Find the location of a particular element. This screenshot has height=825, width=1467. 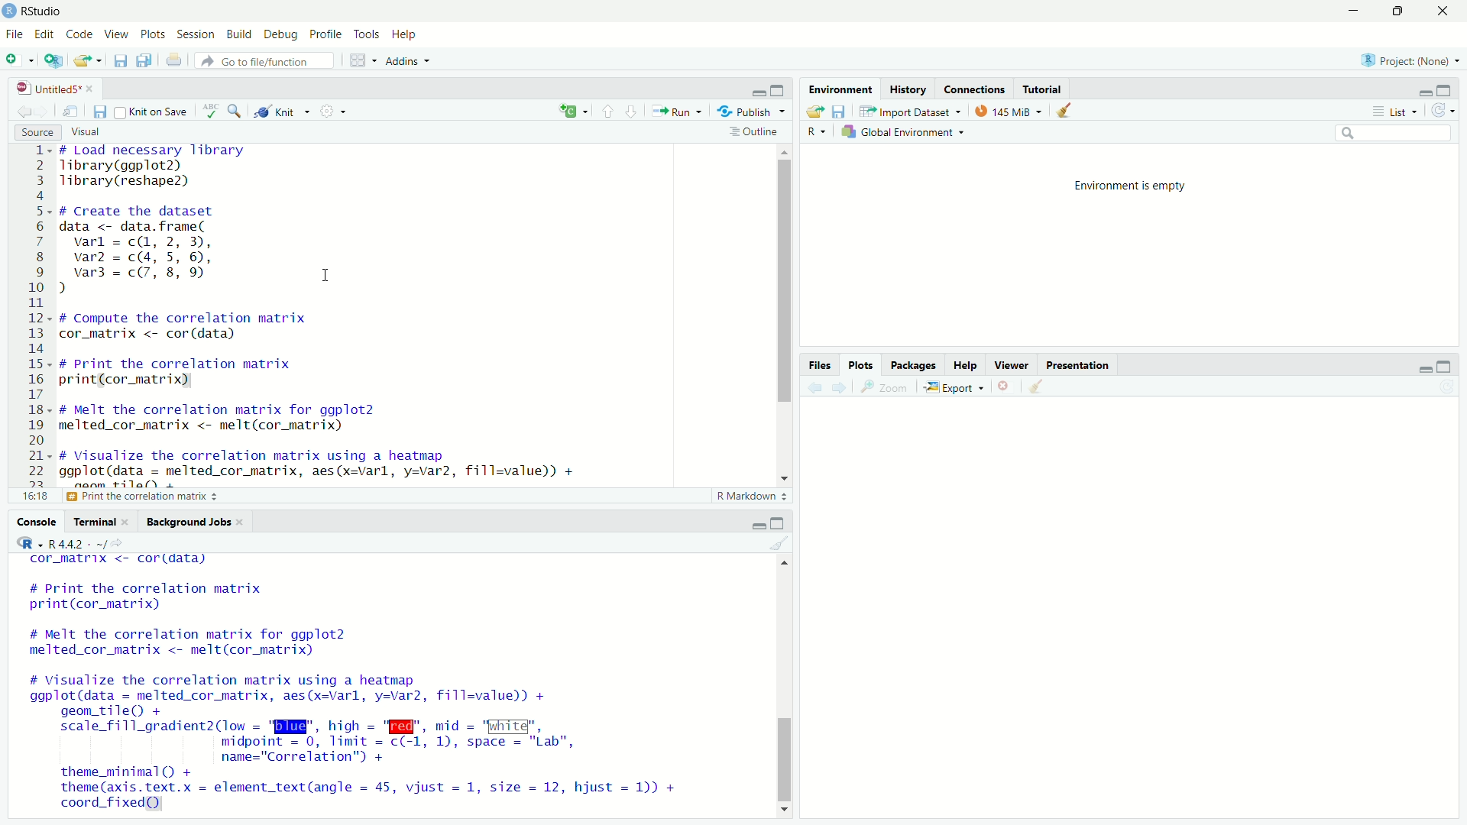

tools is located at coordinates (367, 35).